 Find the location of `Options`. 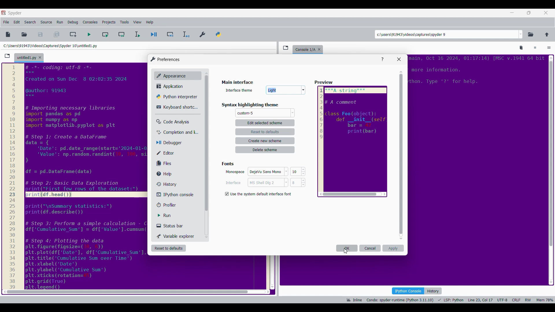

Options is located at coordinates (549, 48).